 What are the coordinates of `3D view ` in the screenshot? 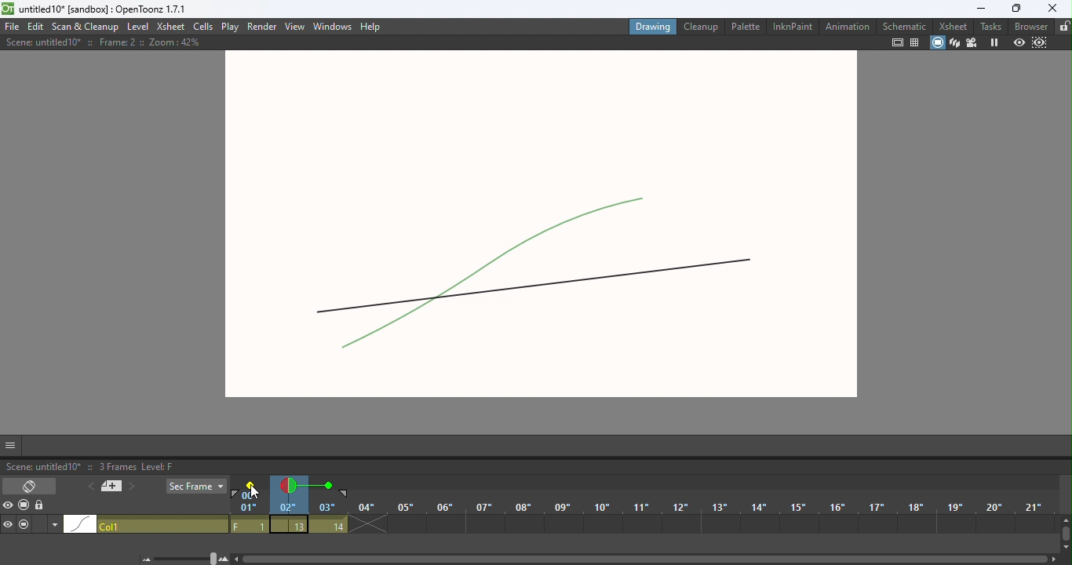 It's located at (954, 42).